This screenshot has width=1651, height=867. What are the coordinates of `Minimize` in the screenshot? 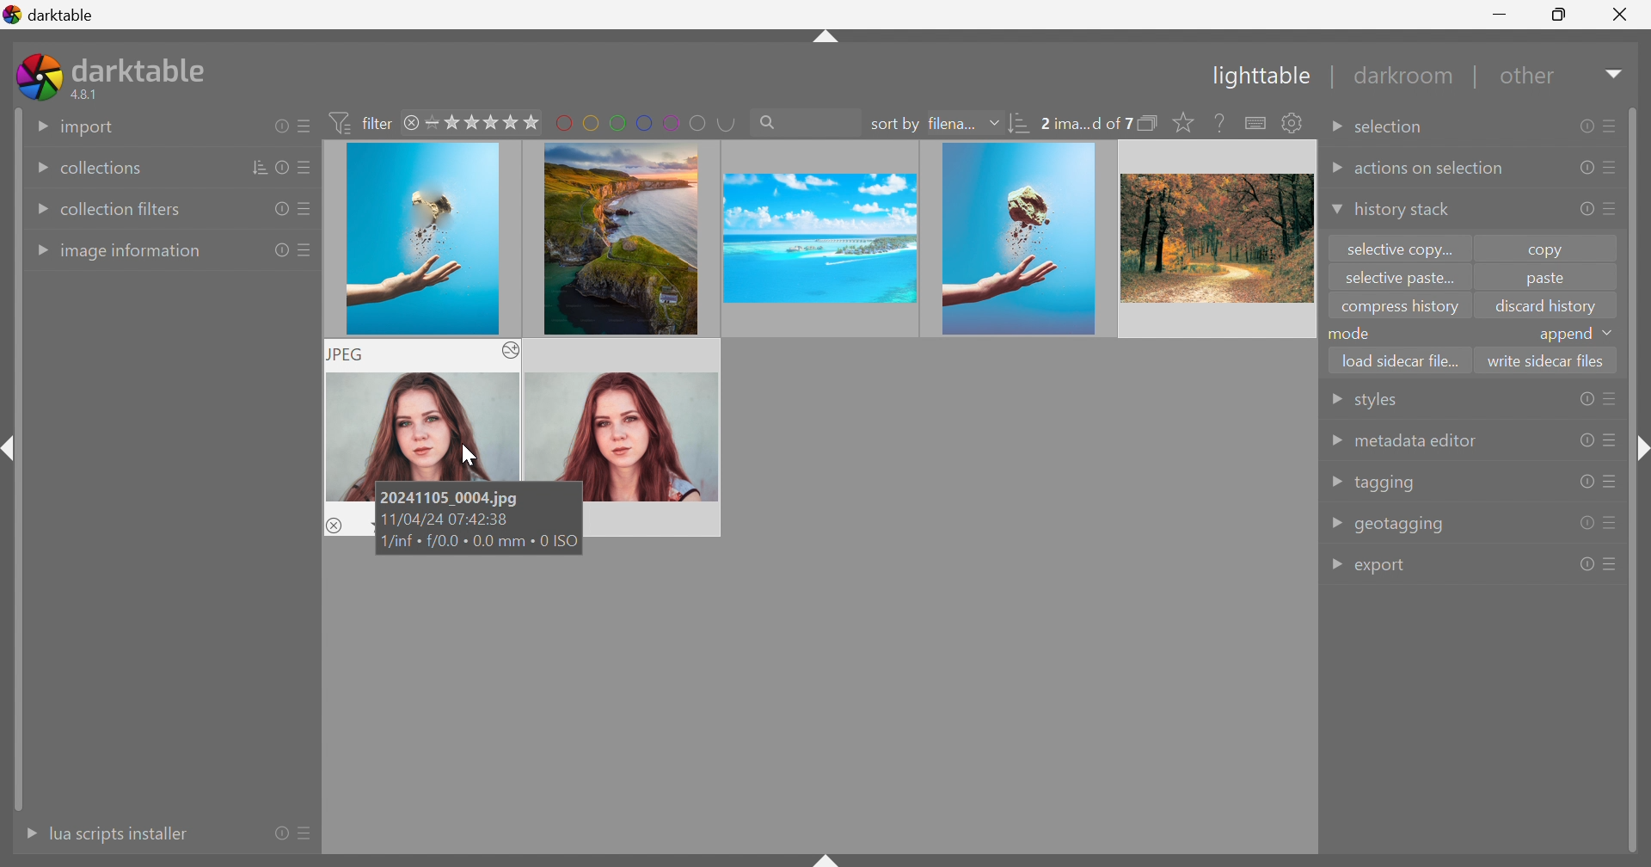 It's located at (1503, 13).